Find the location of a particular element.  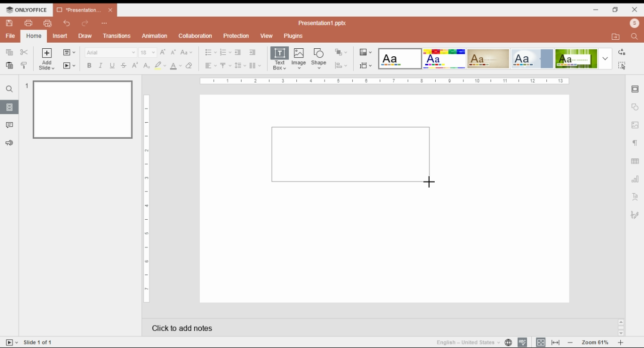

close window is located at coordinates (634, 9).